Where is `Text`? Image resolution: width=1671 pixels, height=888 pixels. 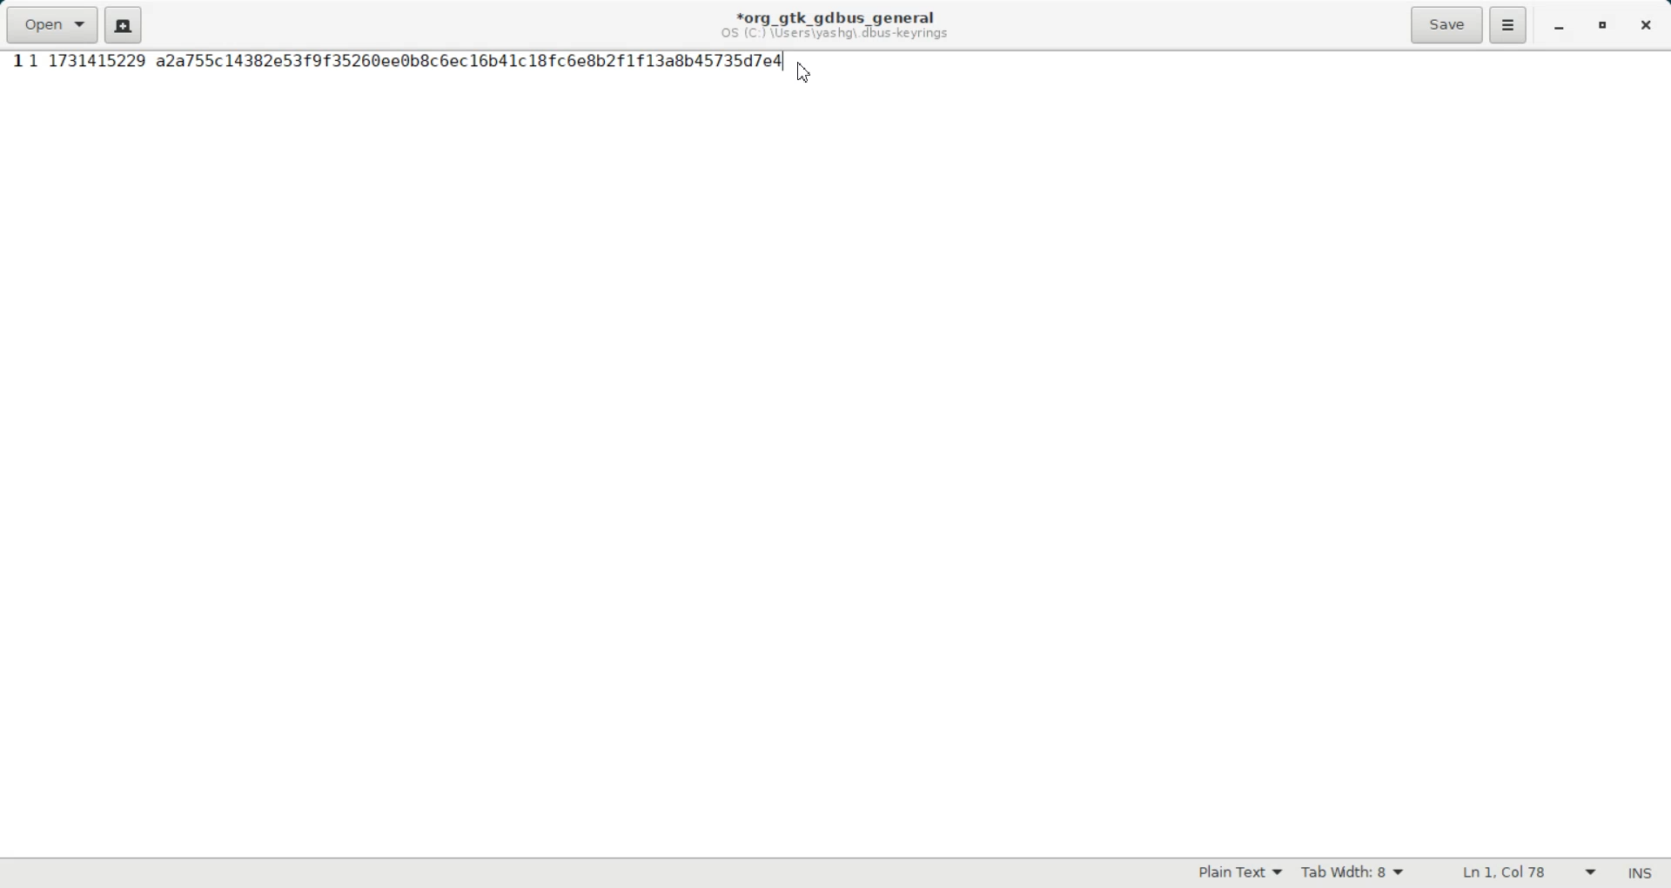
Text is located at coordinates (403, 62).